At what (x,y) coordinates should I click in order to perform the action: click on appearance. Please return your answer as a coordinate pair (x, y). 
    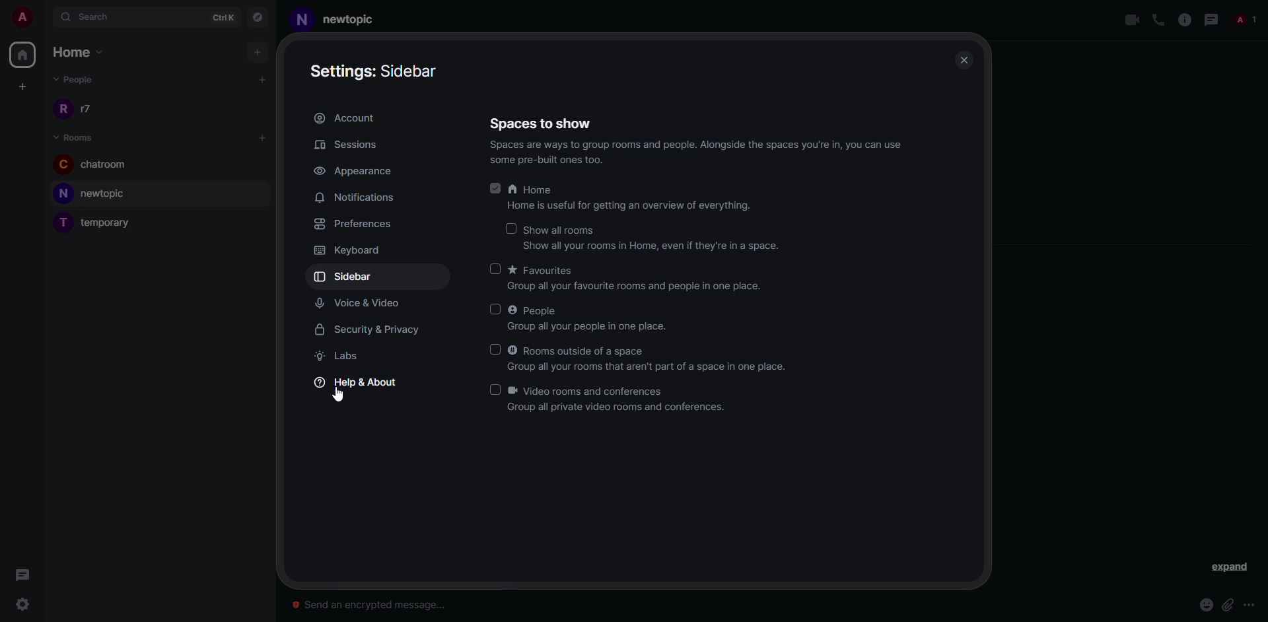
    Looking at the image, I should click on (355, 172).